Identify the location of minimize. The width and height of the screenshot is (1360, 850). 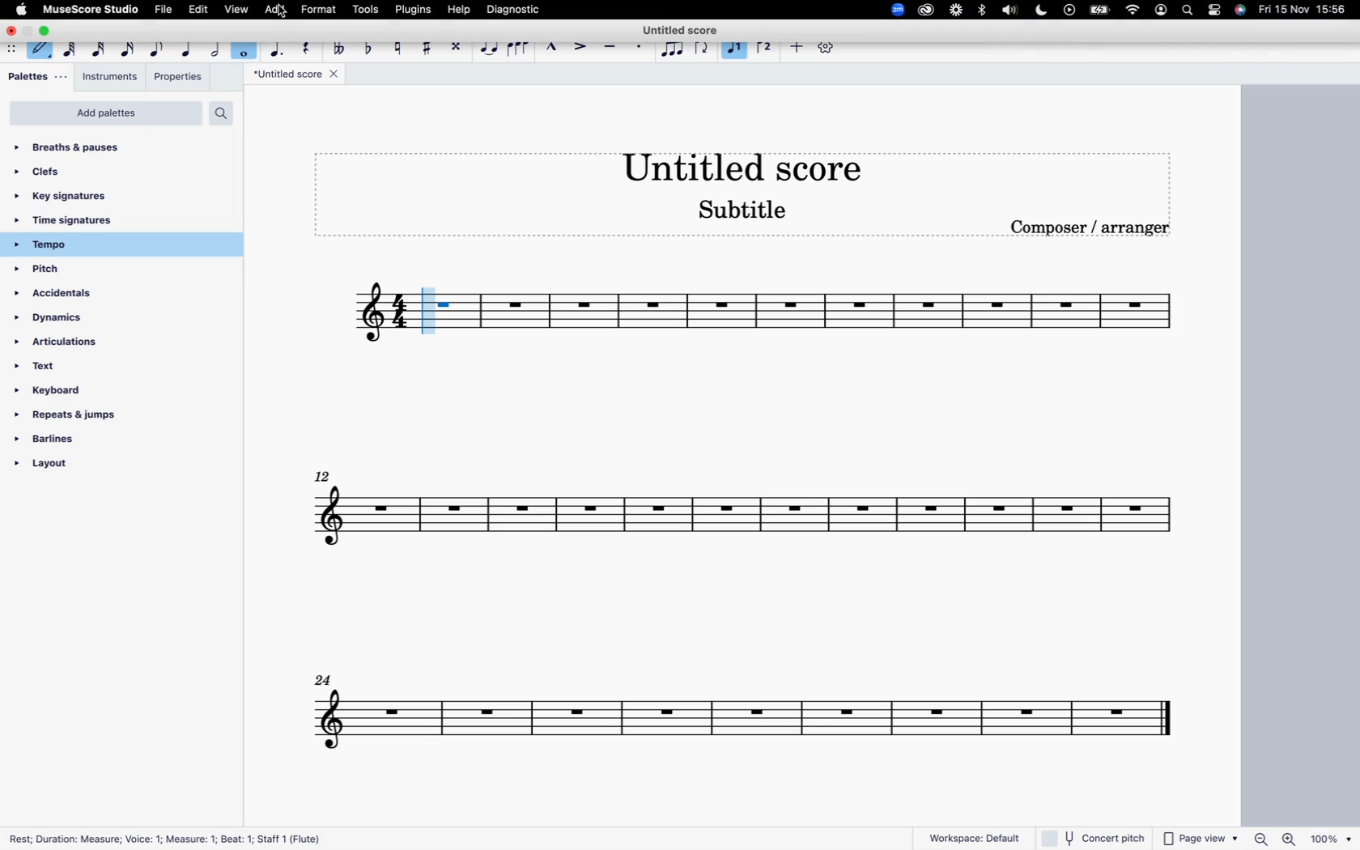
(29, 31).